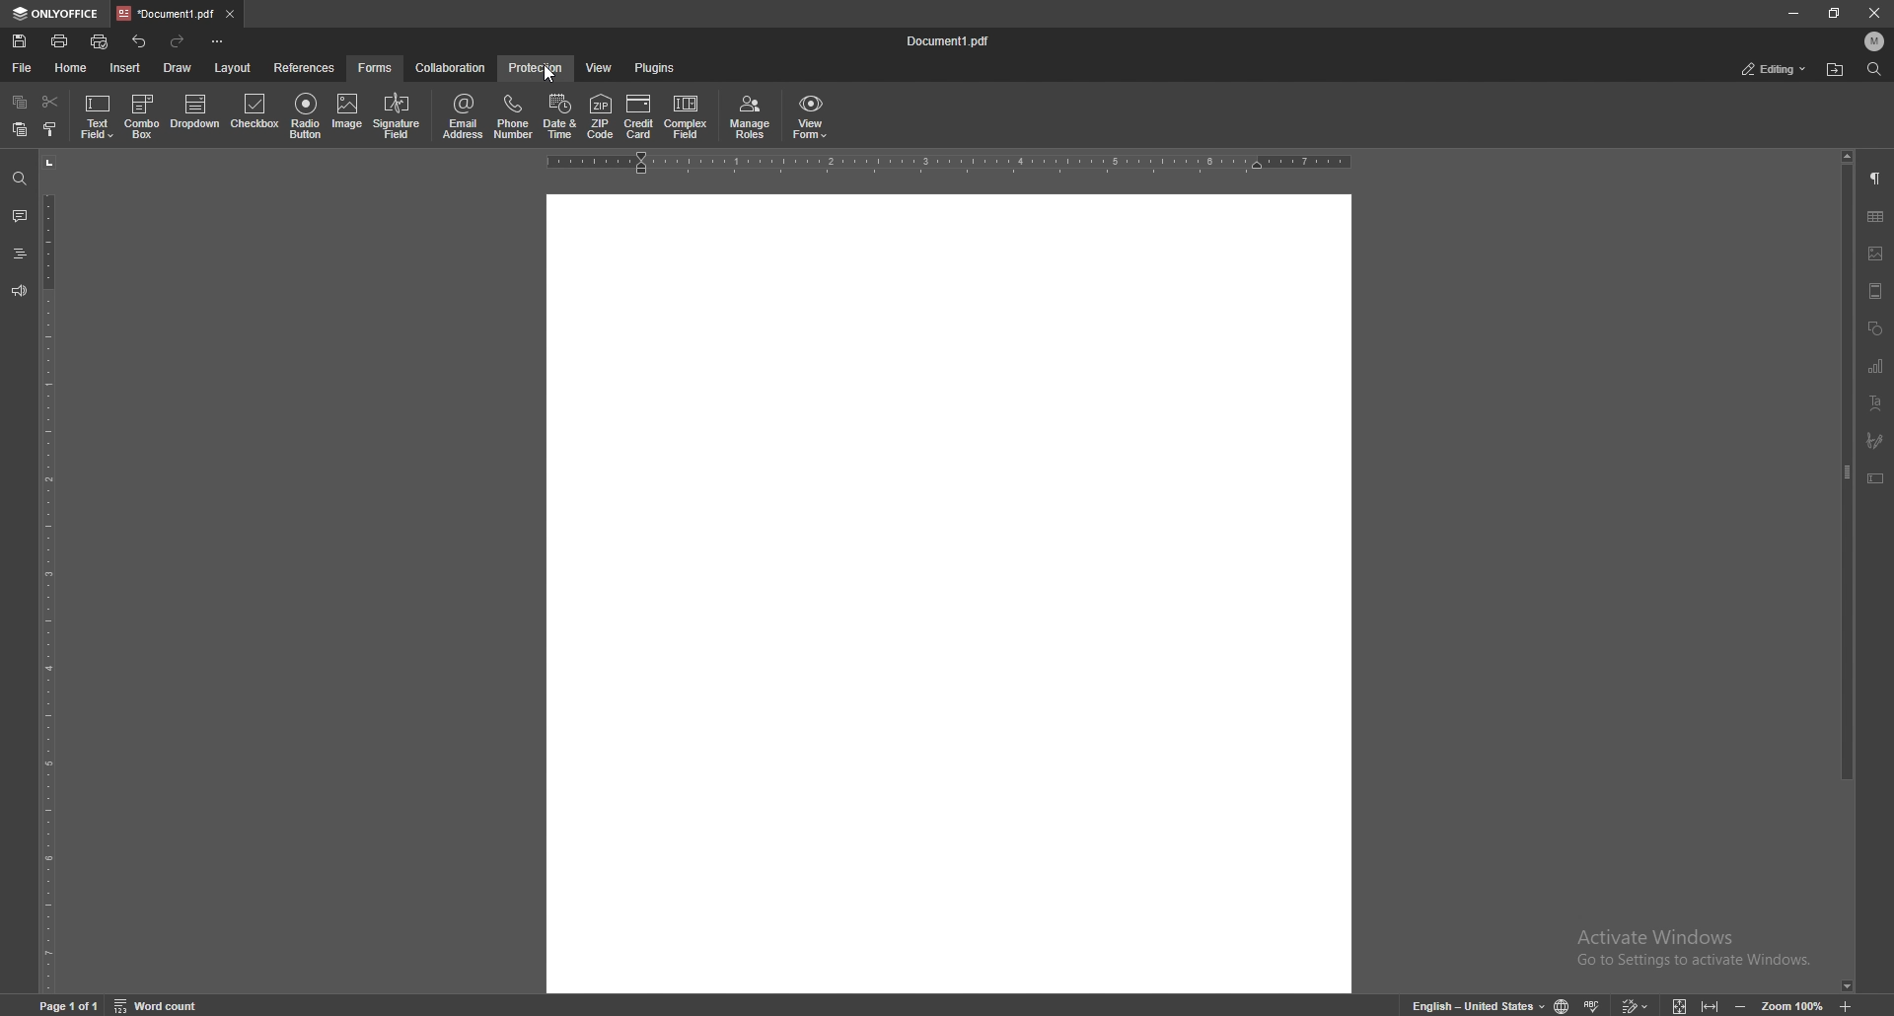 This screenshot has width=1894, height=1016. What do you see at coordinates (57, 14) in the screenshot?
I see `onlyoffice` at bounding box center [57, 14].